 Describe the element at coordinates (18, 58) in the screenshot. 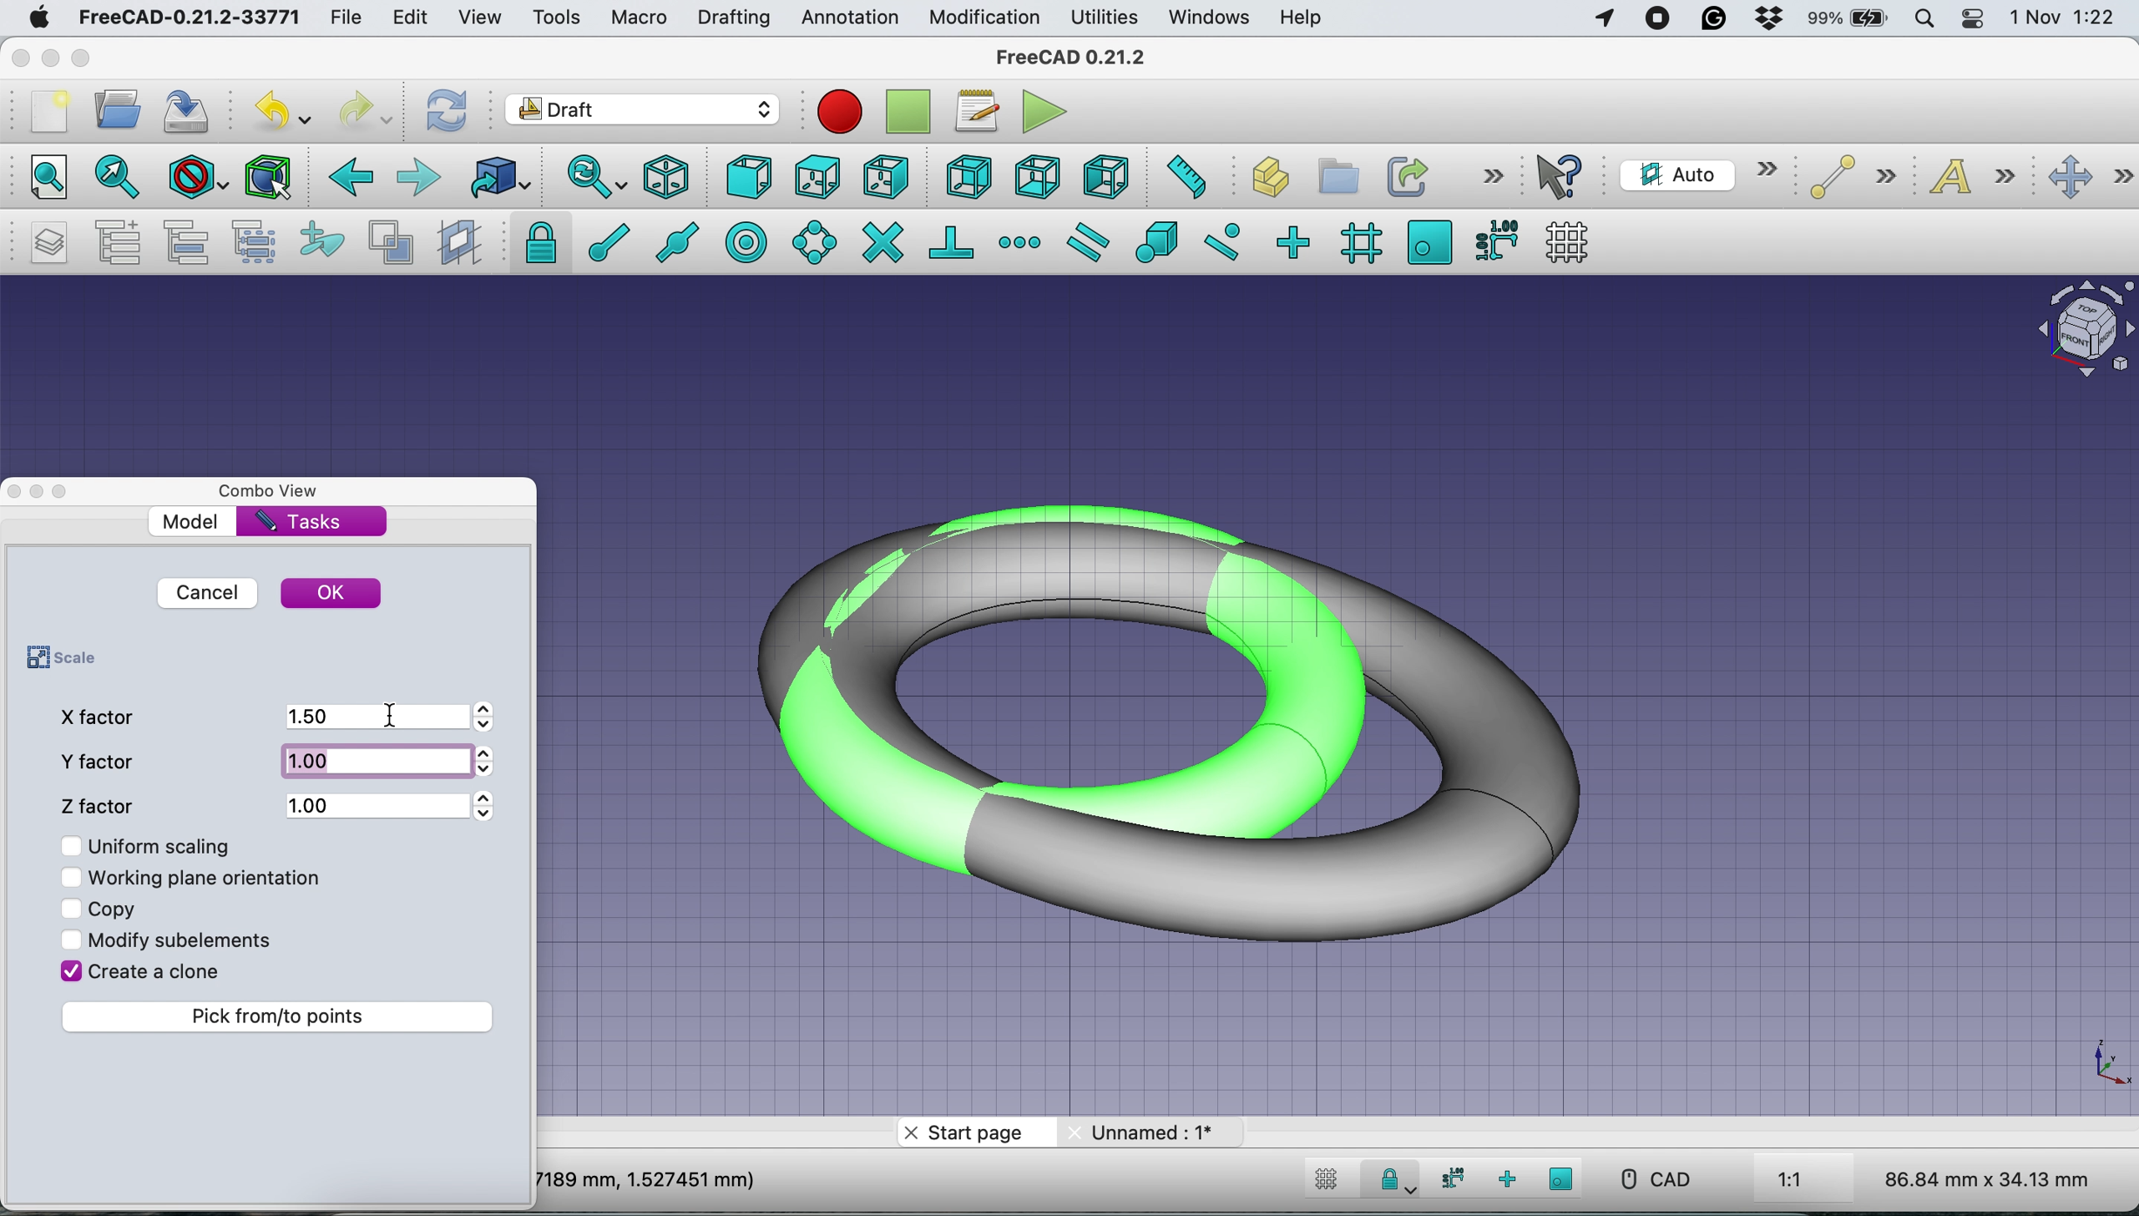

I see `close` at that location.